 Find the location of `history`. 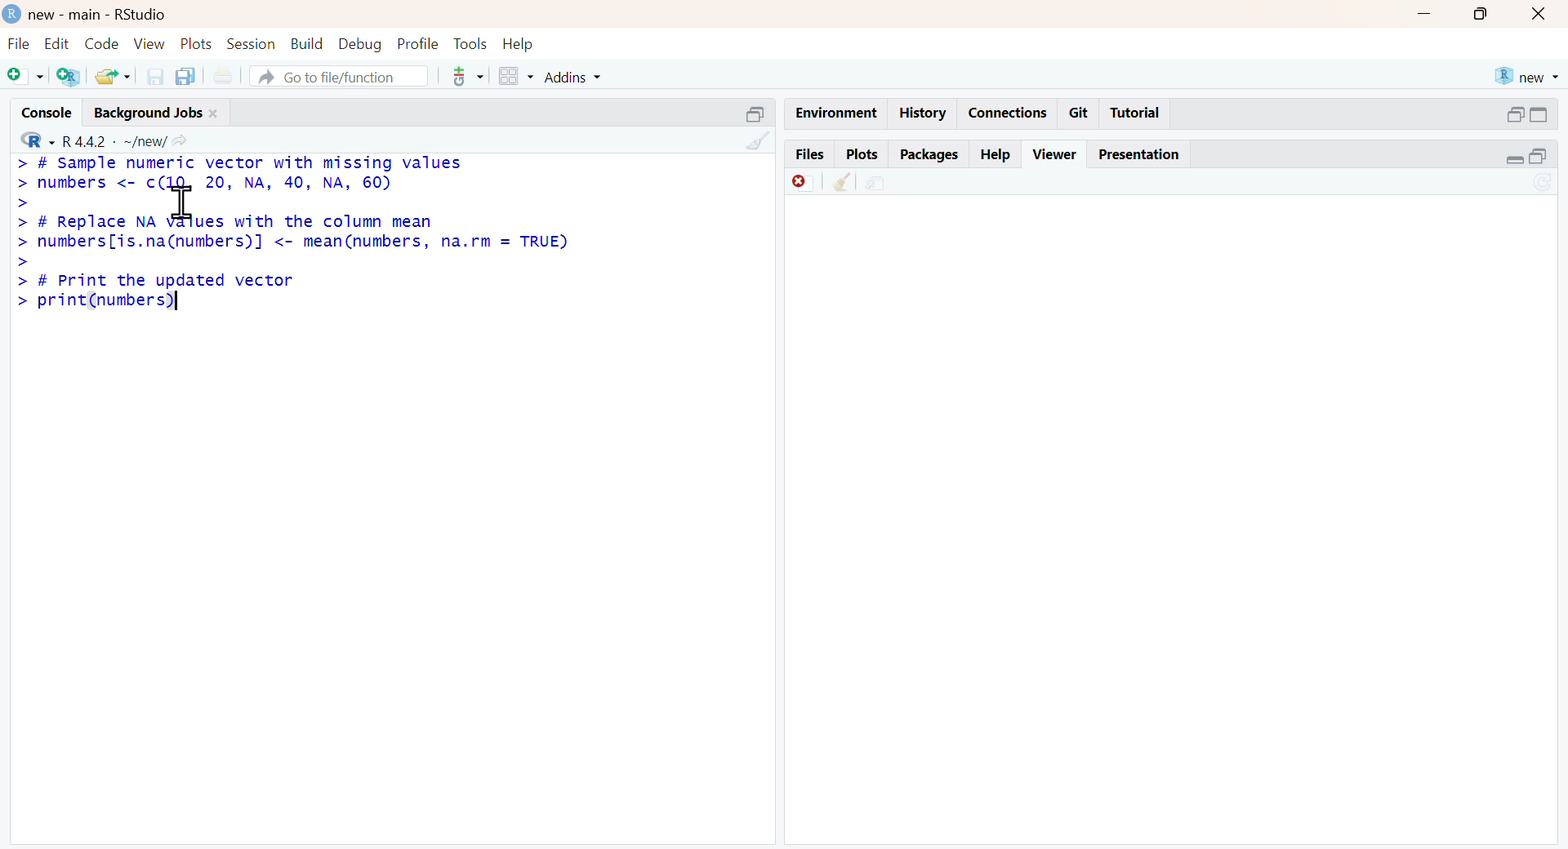

history is located at coordinates (924, 114).